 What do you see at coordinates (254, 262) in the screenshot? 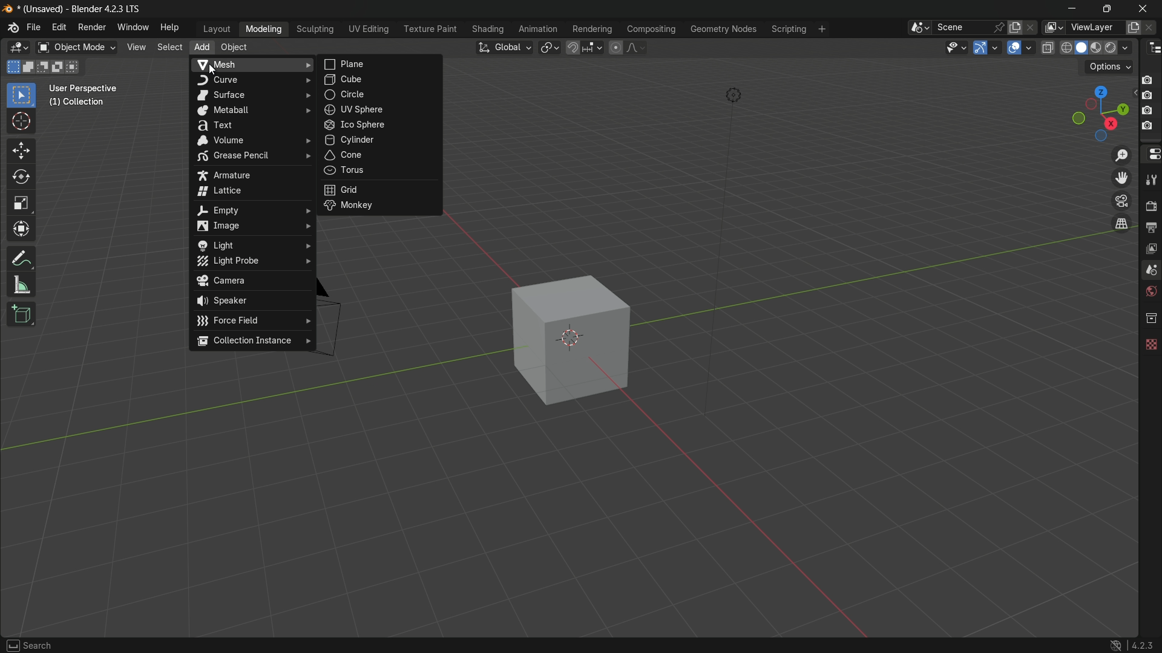
I see `light probe` at bounding box center [254, 262].